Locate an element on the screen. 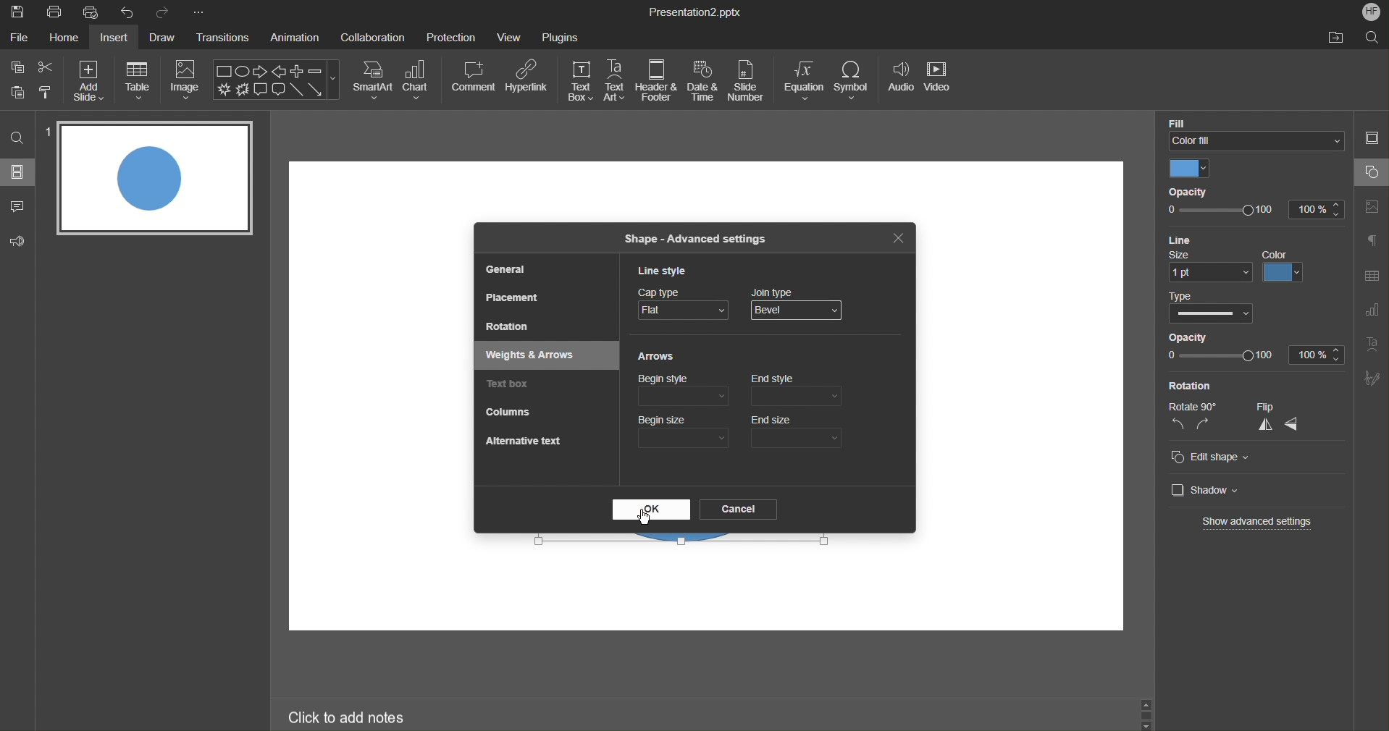 The height and width of the screenshot is (731, 1389). Collaboration is located at coordinates (373, 36).